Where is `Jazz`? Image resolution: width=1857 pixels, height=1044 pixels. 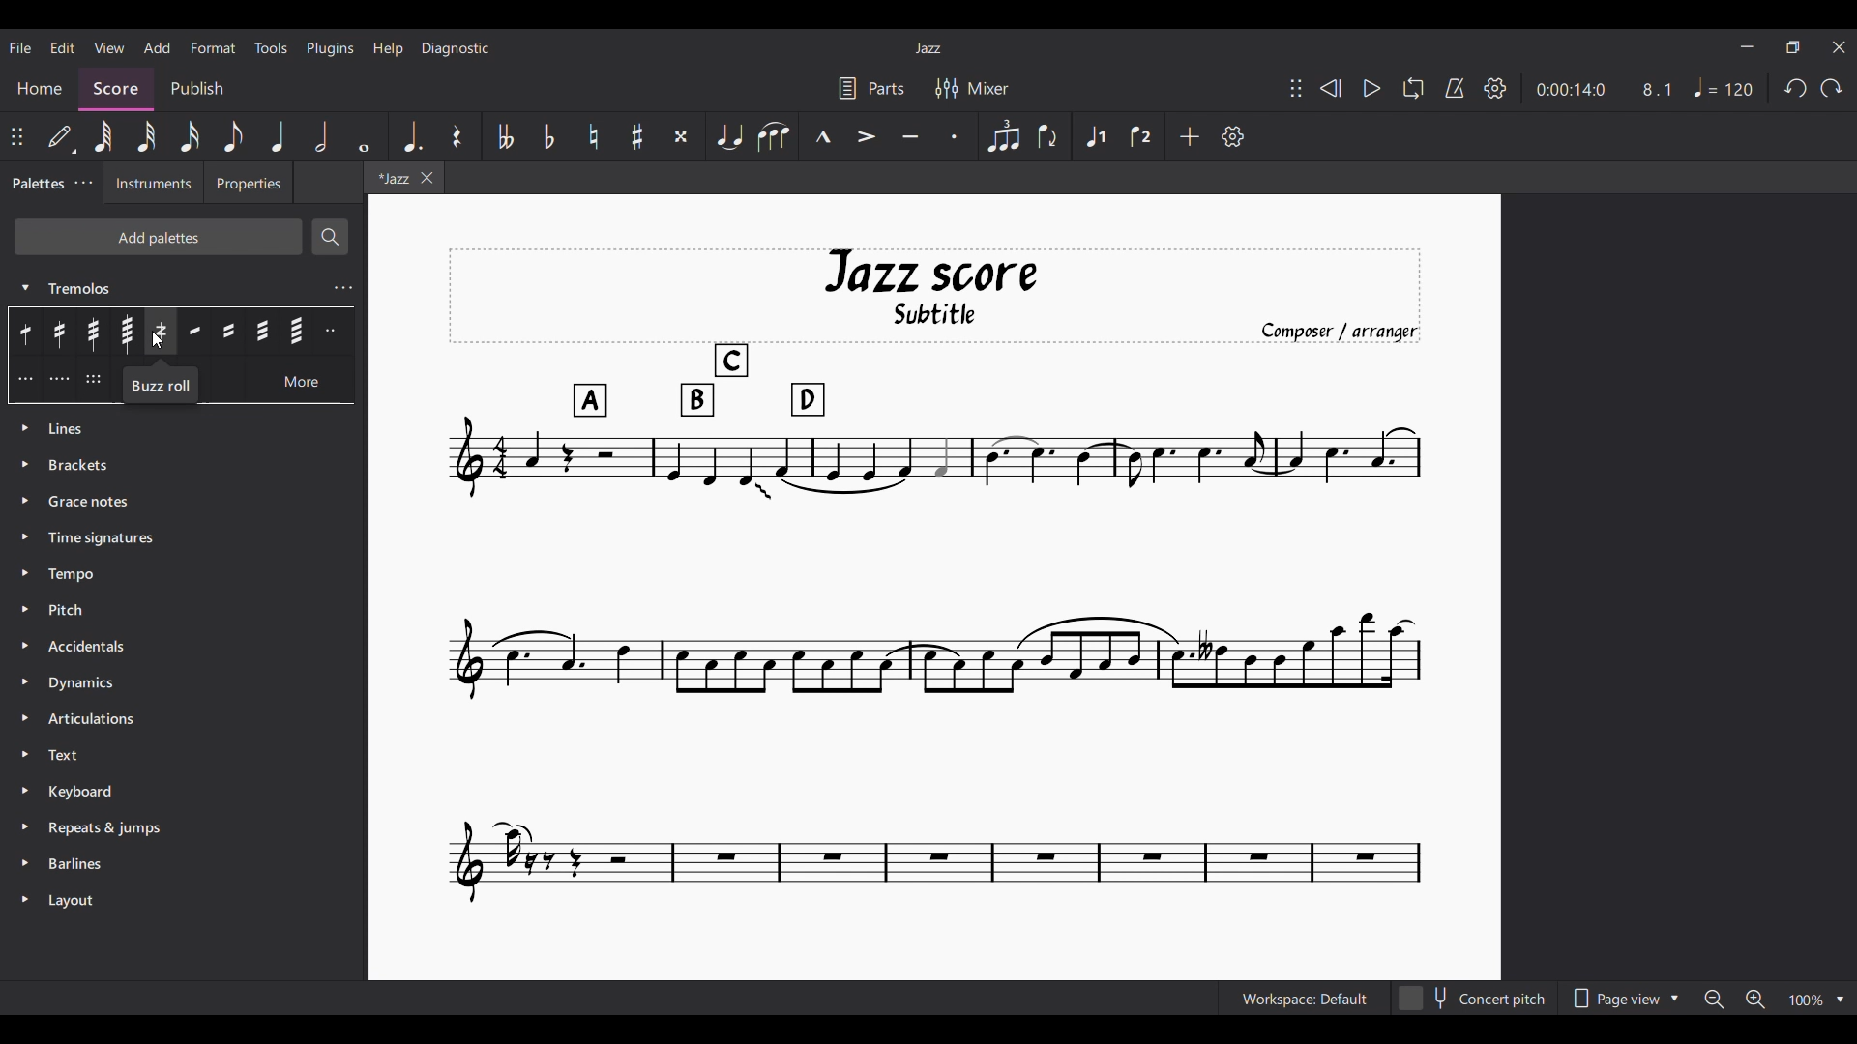 Jazz is located at coordinates (928, 47).